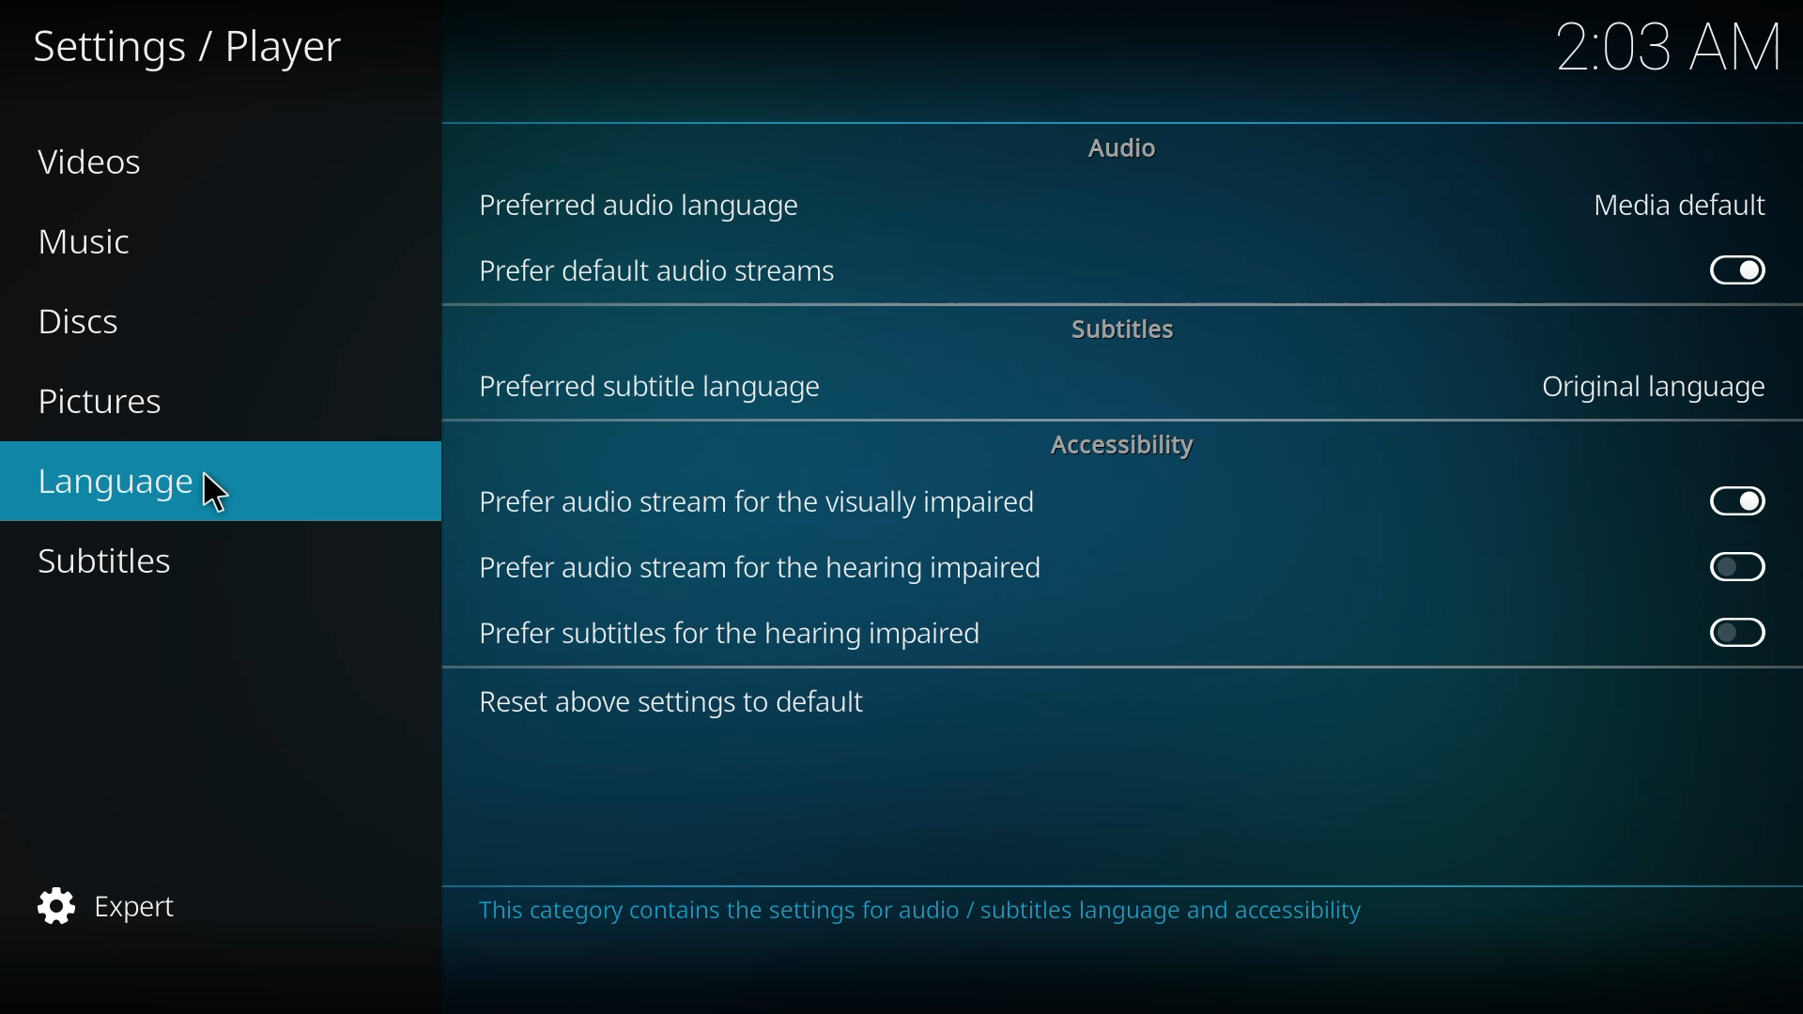 Image resolution: width=1803 pixels, height=1014 pixels. What do you see at coordinates (1738, 635) in the screenshot?
I see `click to enable` at bounding box center [1738, 635].